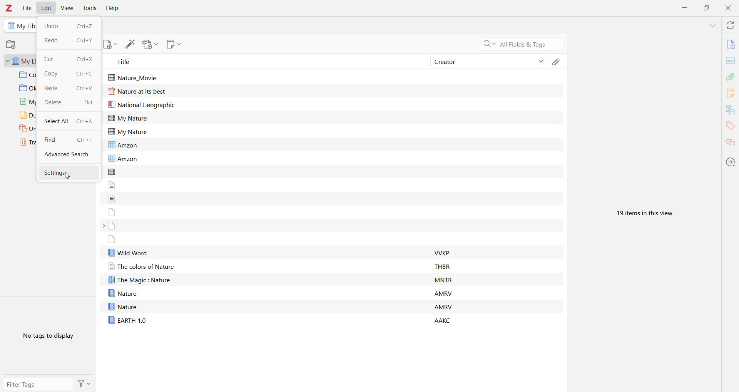 This screenshot has height=392, width=739. I want to click on Select All, so click(56, 121).